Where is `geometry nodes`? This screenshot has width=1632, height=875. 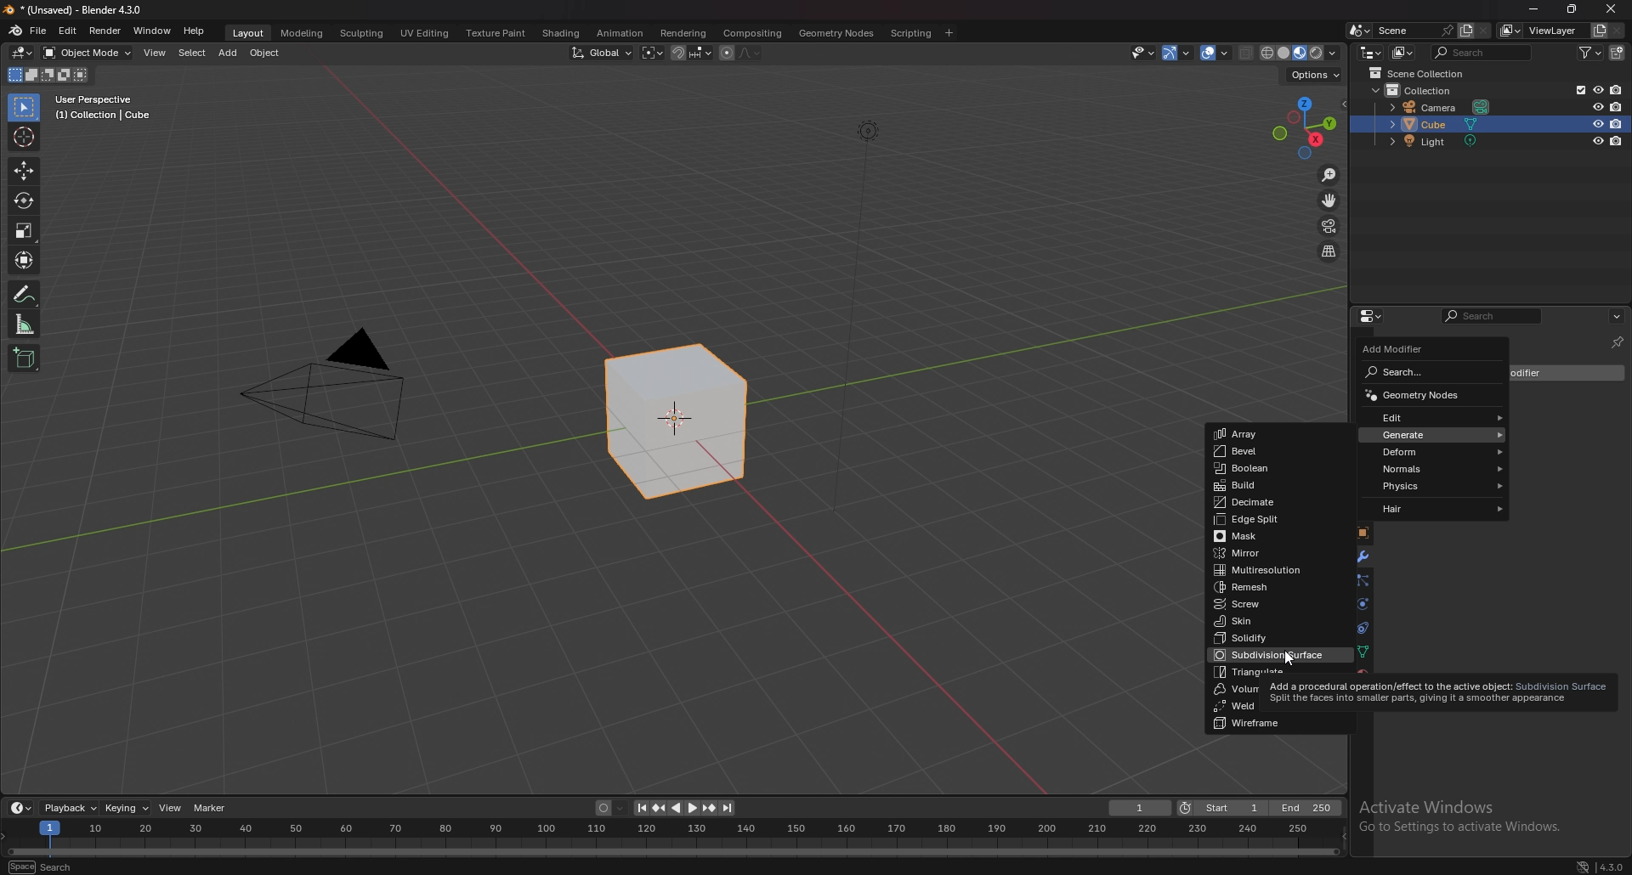 geometry nodes is located at coordinates (1431, 395).